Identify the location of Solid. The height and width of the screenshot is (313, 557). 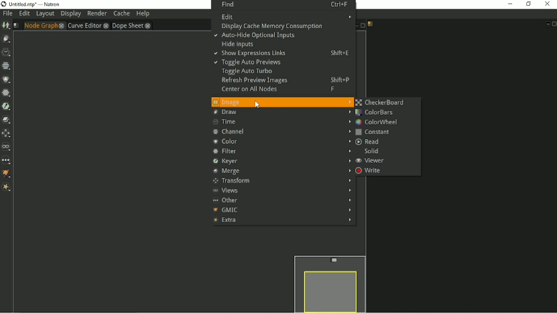
(370, 152).